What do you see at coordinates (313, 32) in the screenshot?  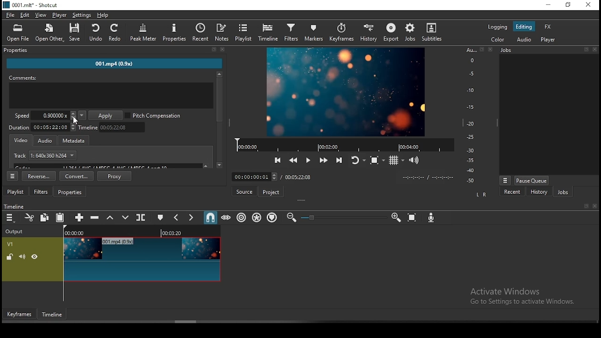 I see `markers` at bounding box center [313, 32].